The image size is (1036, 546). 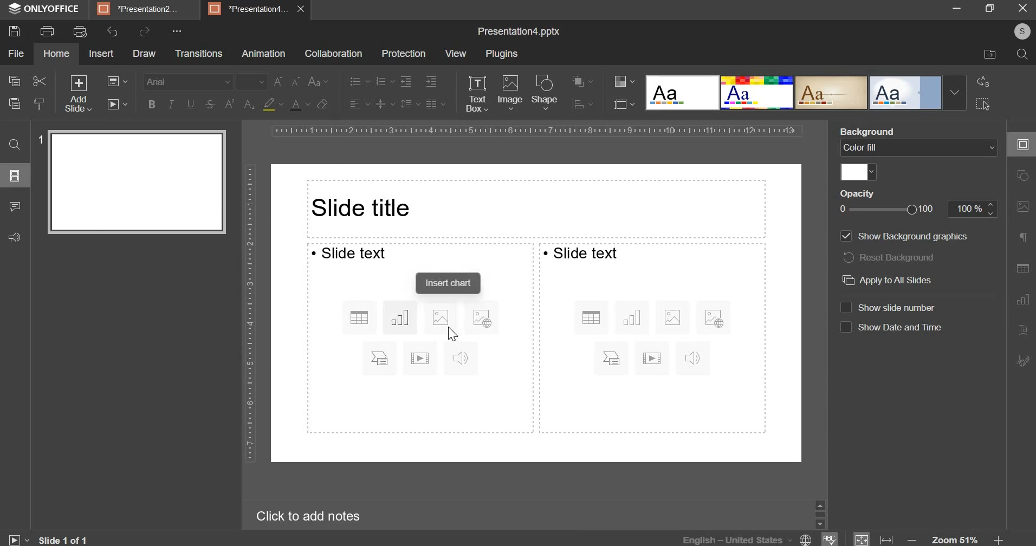 I want to click on slide number, so click(x=37, y=139).